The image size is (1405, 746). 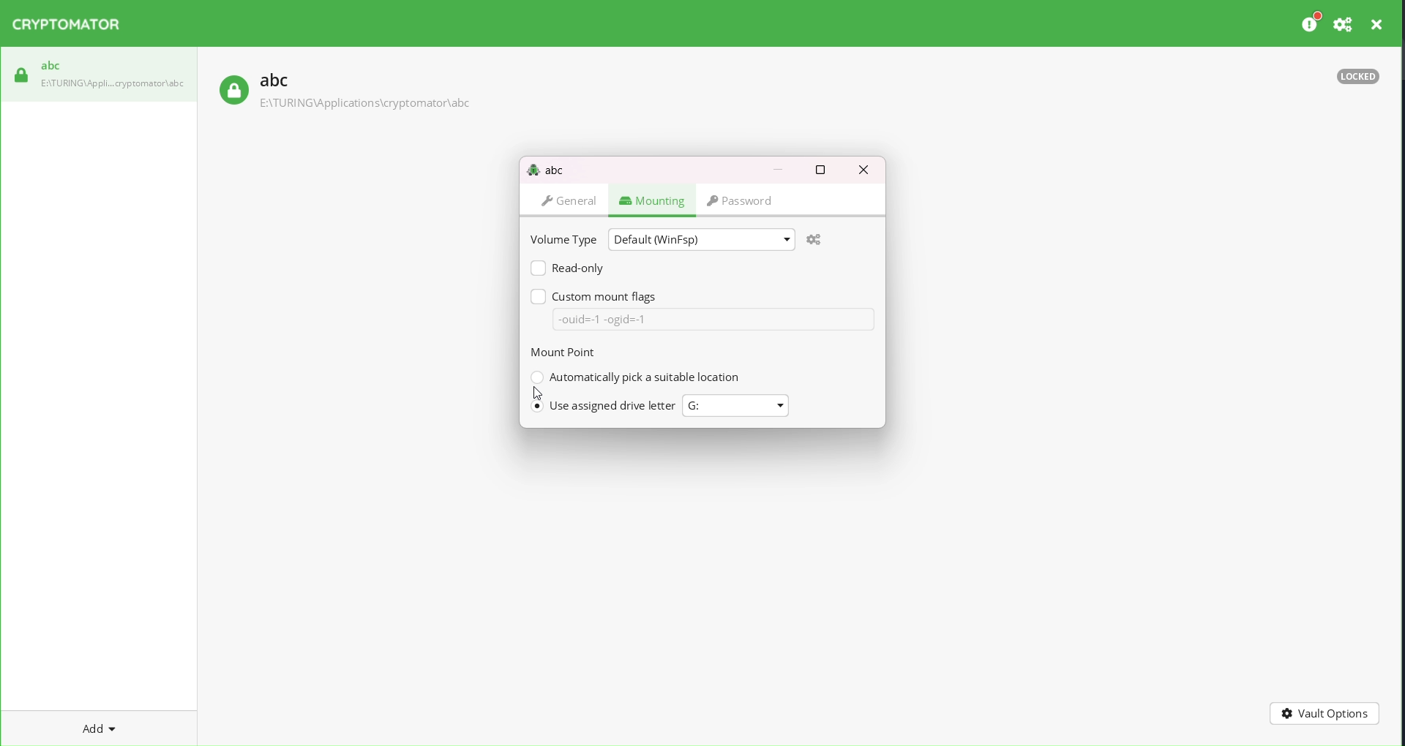 What do you see at coordinates (867, 171) in the screenshot?
I see `close dialog` at bounding box center [867, 171].